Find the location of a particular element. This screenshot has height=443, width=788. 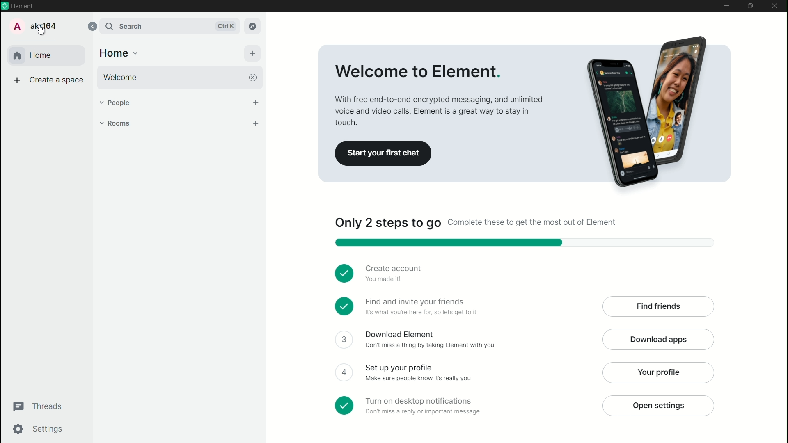

download apps is located at coordinates (658, 340).